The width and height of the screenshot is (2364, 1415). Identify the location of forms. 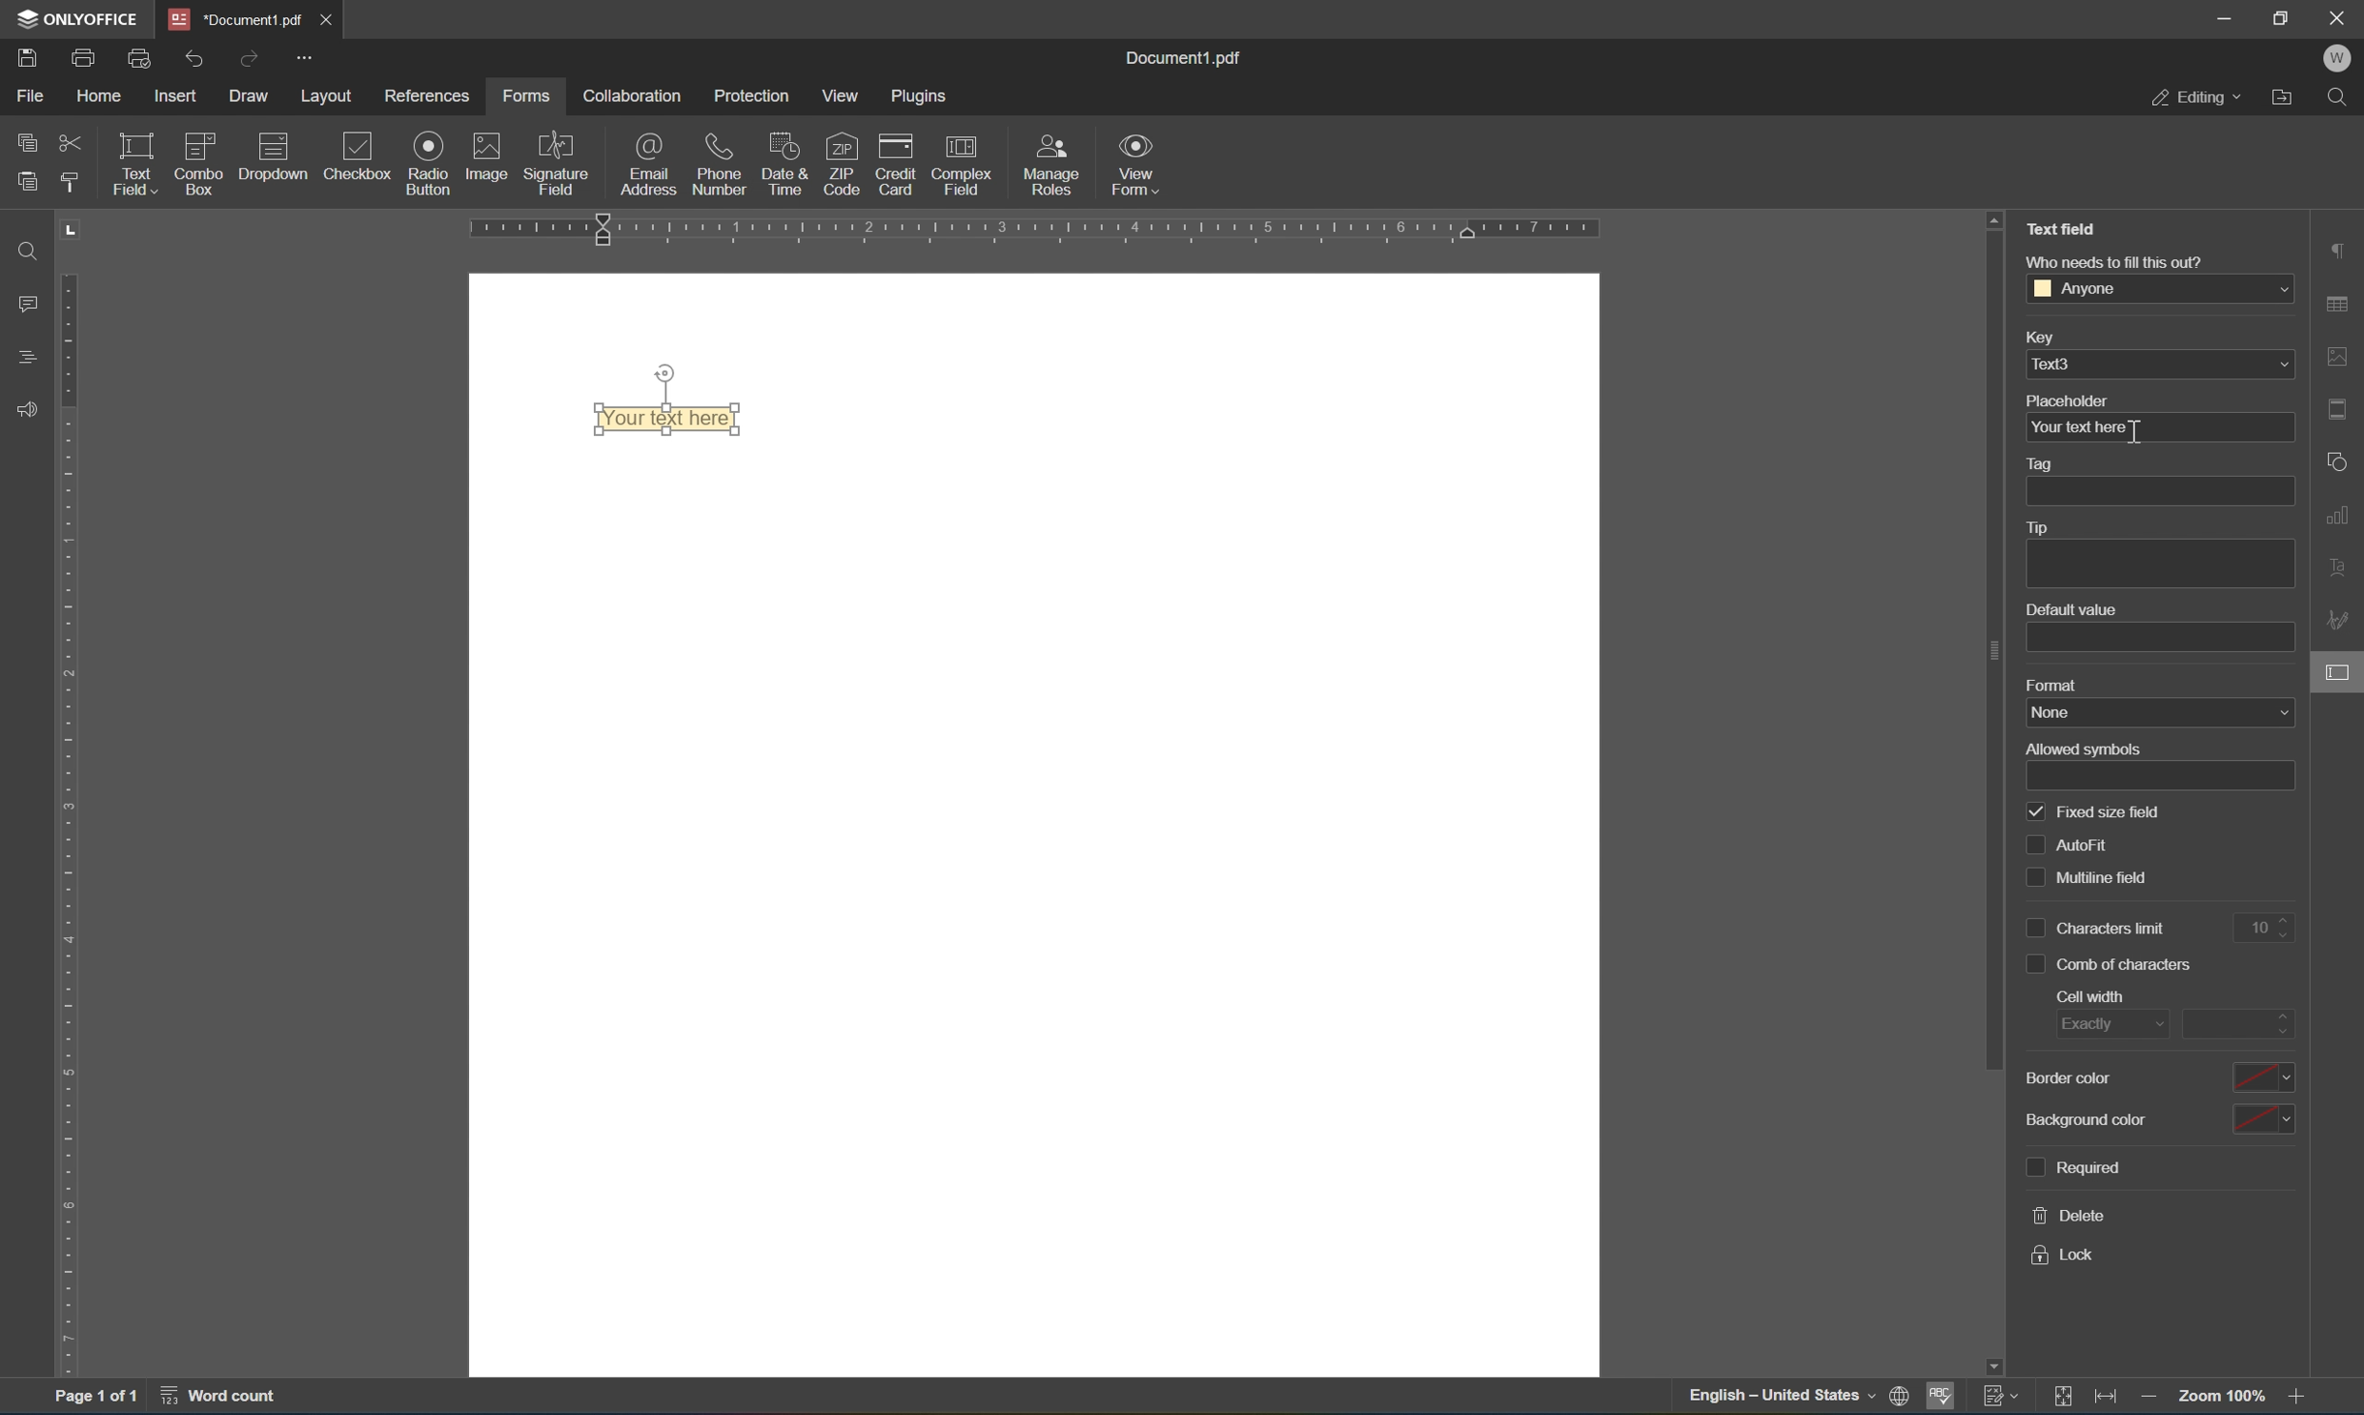
(526, 97).